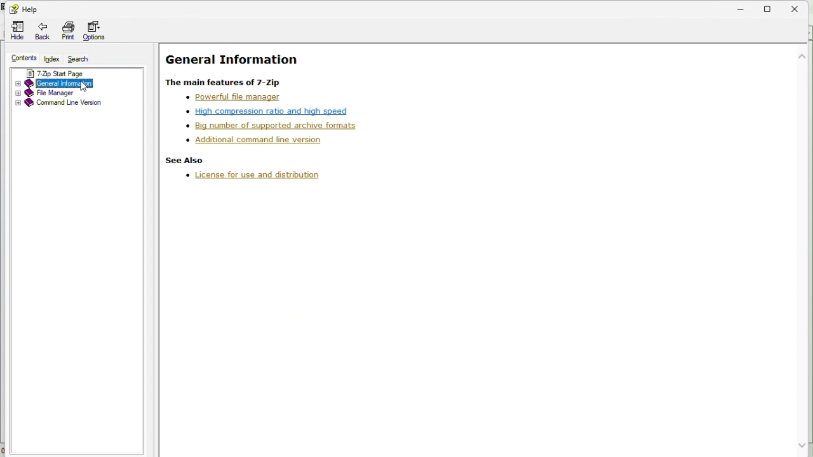 Image resolution: width=813 pixels, height=457 pixels. Describe the element at coordinates (84, 60) in the screenshot. I see `search` at that location.